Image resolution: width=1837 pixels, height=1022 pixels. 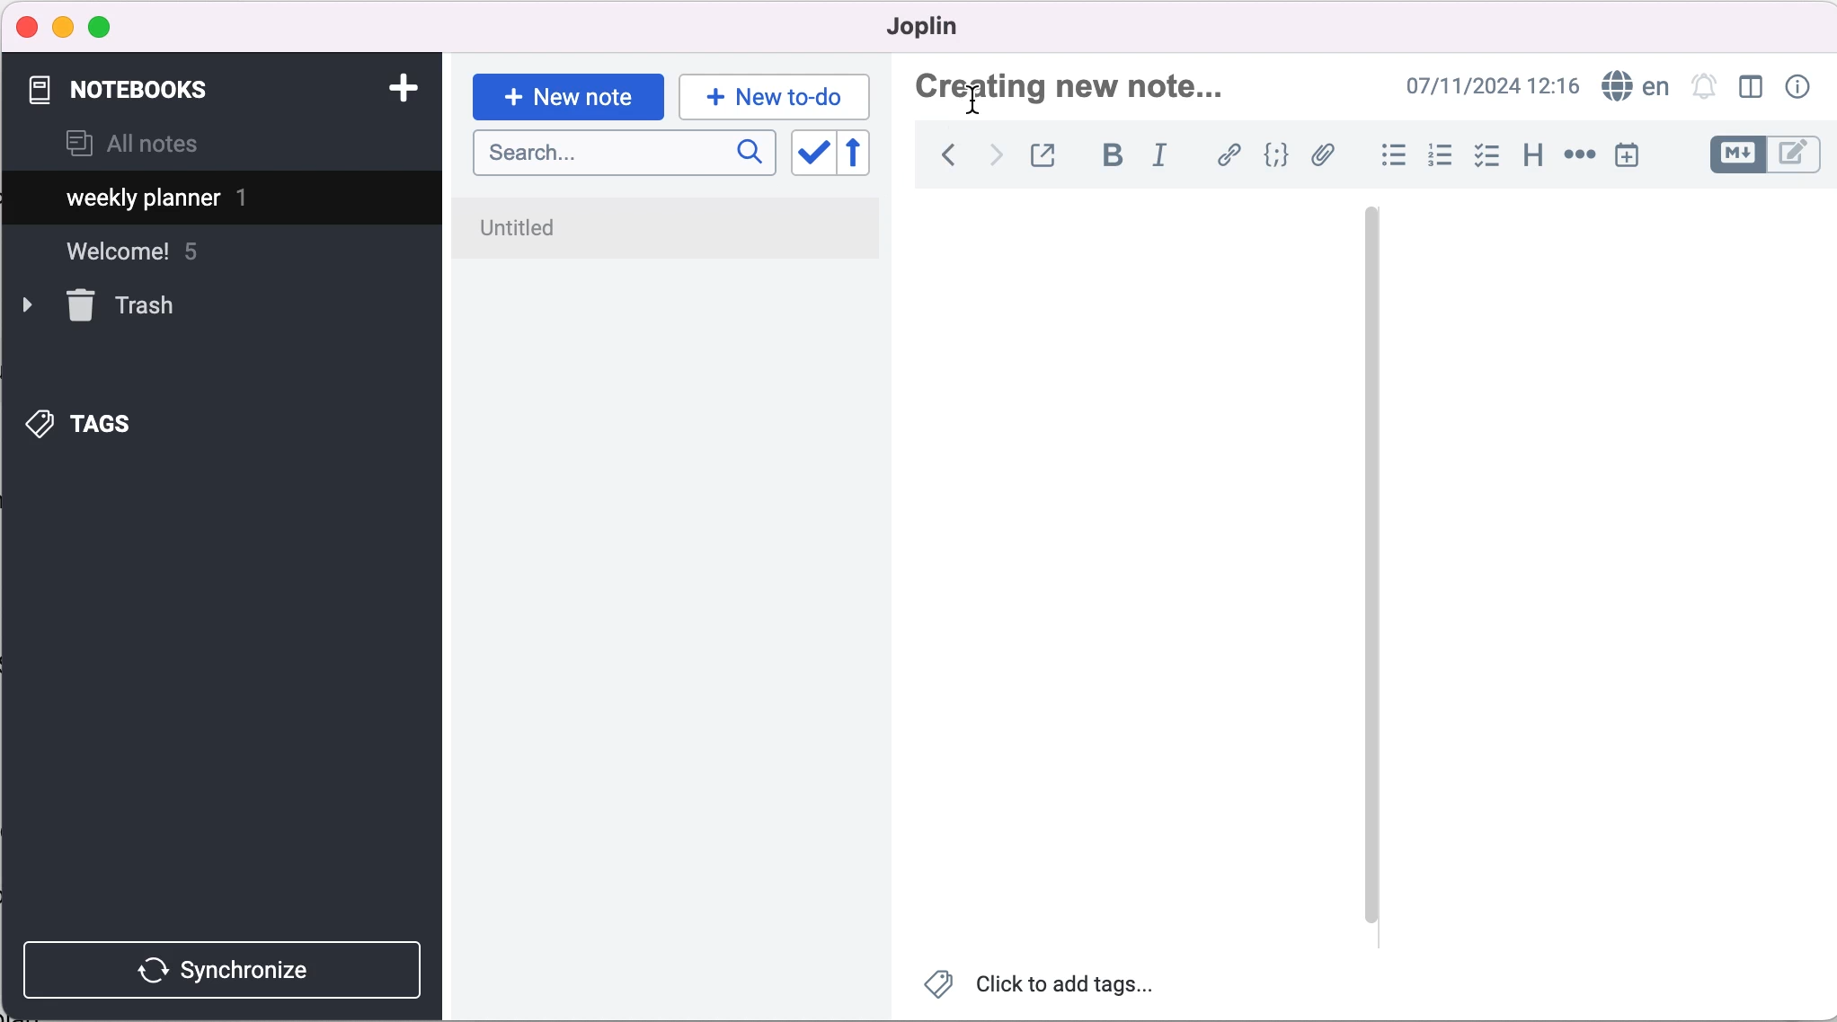 What do you see at coordinates (1323, 158) in the screenshot?
I see `add file` at bounding box center [1323, 158].